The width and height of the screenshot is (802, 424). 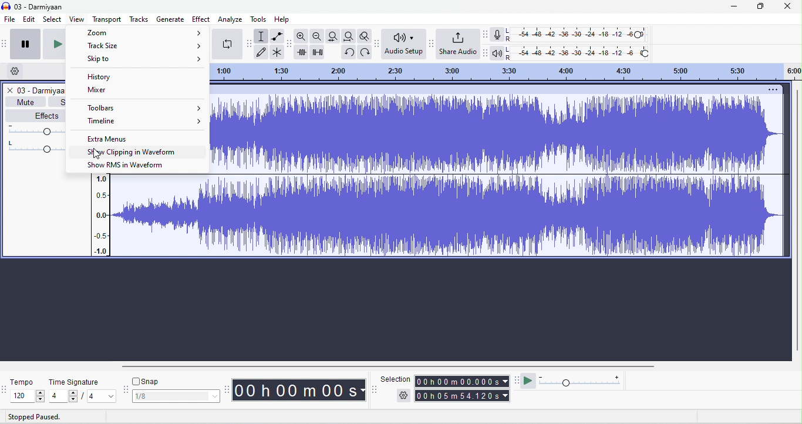 I want to click on snap, so click(x=151, y=381).